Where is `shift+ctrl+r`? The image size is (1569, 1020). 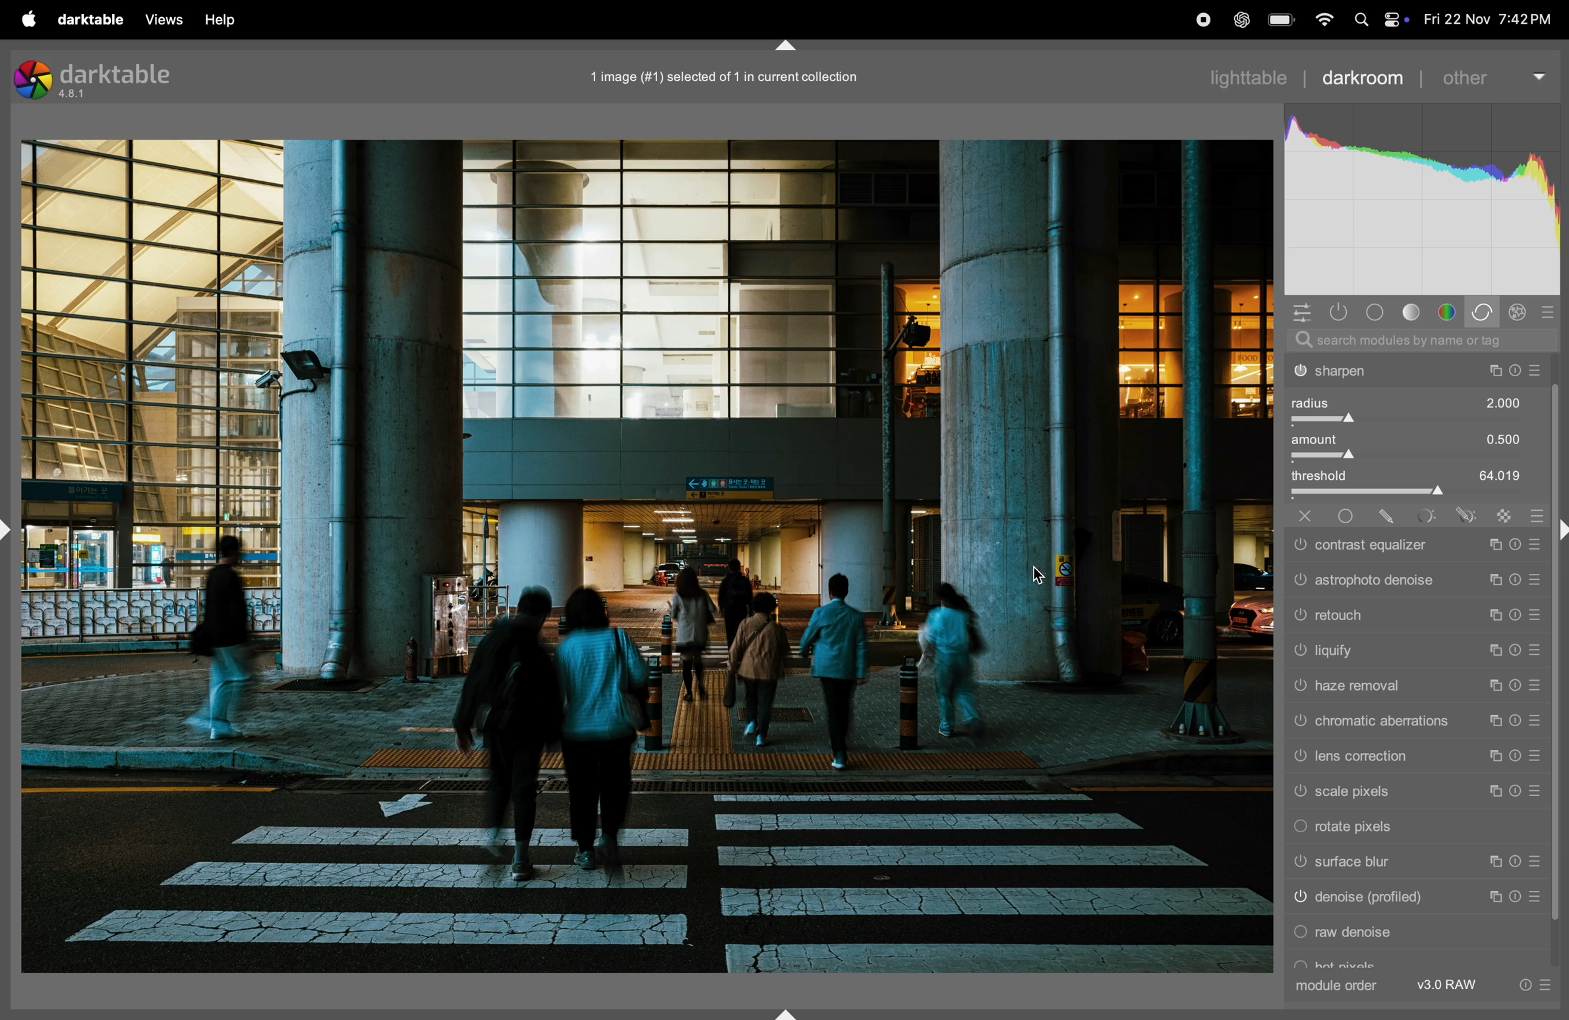 shift+ctrl+r is located at coordinates (1560, 528).